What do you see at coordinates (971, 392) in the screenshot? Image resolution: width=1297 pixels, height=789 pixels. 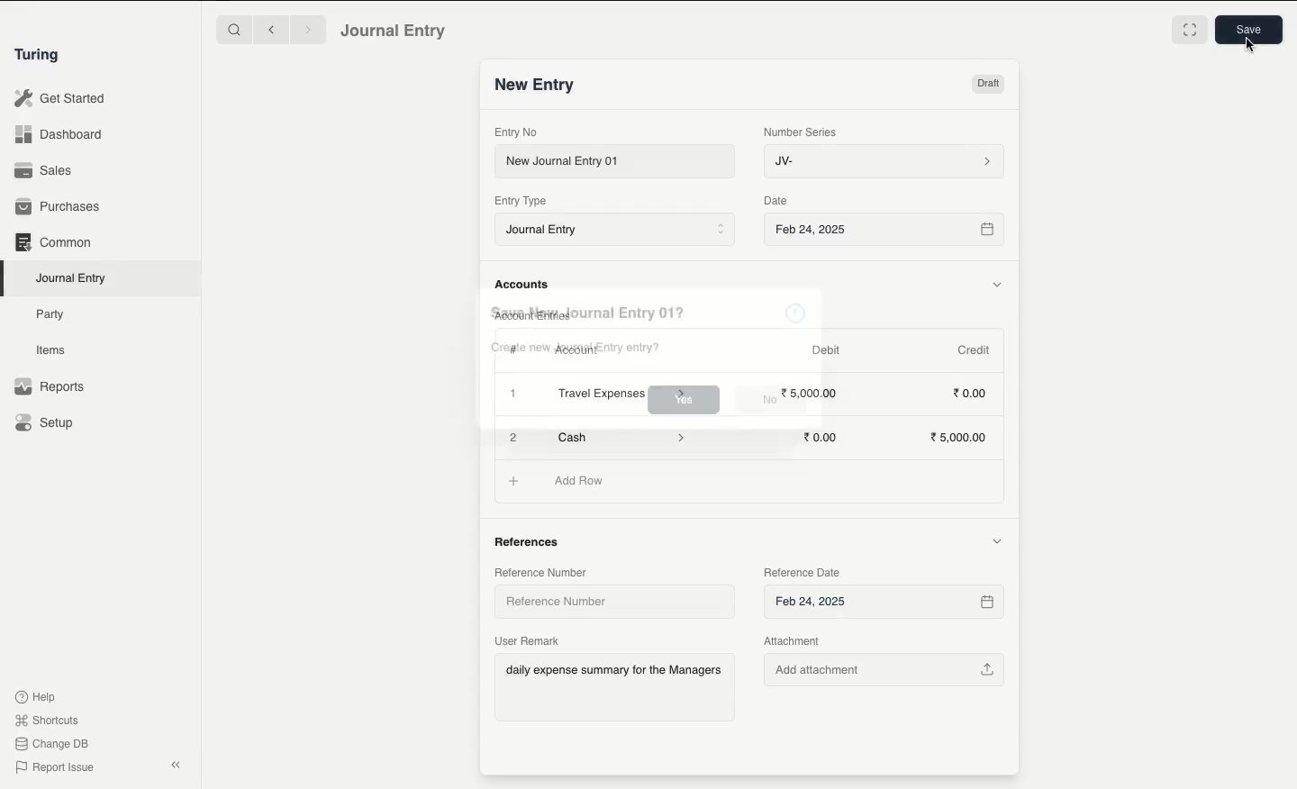 I see `0.00` at bounding box center [971, 392].